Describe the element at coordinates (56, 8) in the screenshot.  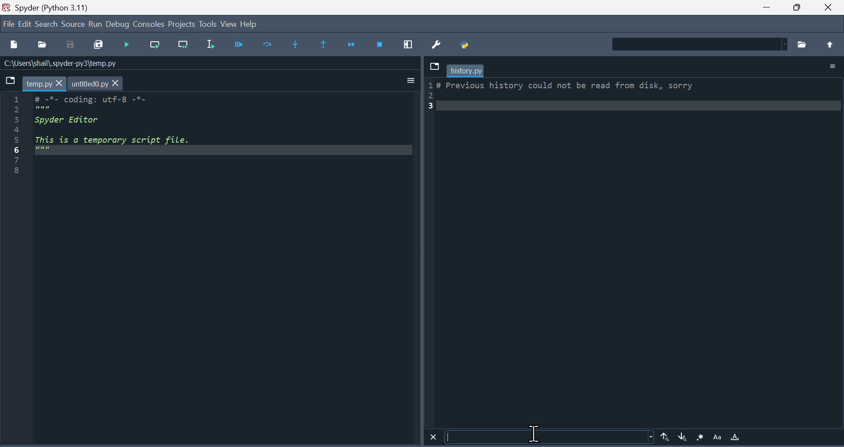
I see `Spyder (Python 3.11)` at that location.